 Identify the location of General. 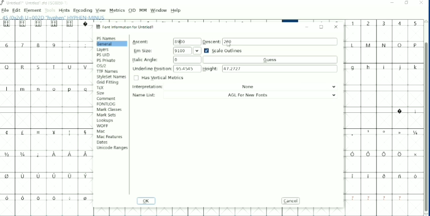
(111, 44).